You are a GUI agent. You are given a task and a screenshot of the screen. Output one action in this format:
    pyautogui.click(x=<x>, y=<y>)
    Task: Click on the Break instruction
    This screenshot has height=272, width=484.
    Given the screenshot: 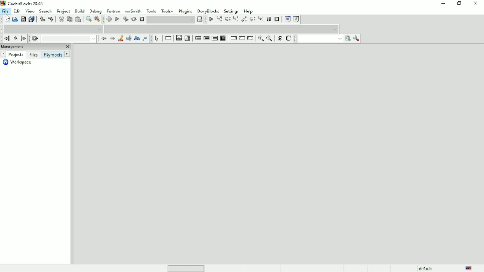 What is the action you would take?
    pyautogui.click(x=233, y=38)
    